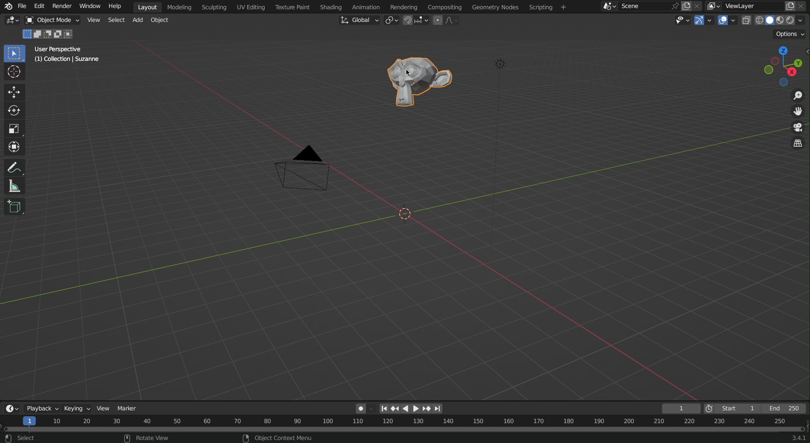 The height and width of the screenshot is (443, 810). Describe the element at coordinates (9, 7) in the screenshot. I see `logo` at that location.